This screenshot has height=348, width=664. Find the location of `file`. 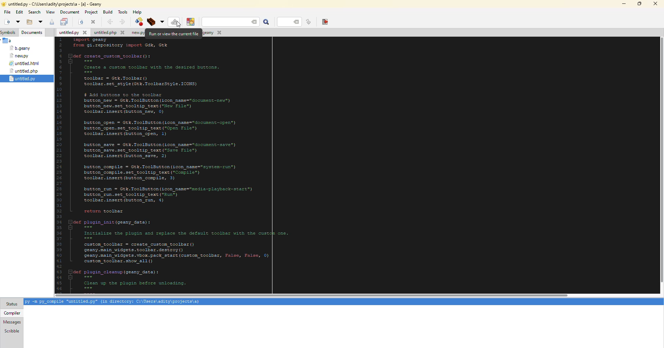

file is located at coordinates (20, 48).